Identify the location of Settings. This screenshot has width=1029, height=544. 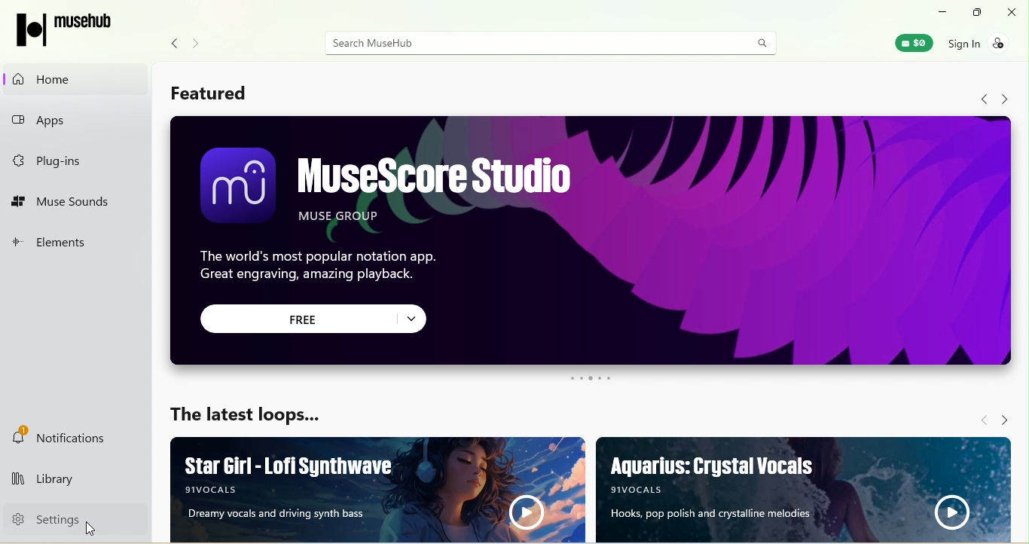
(42, 518).